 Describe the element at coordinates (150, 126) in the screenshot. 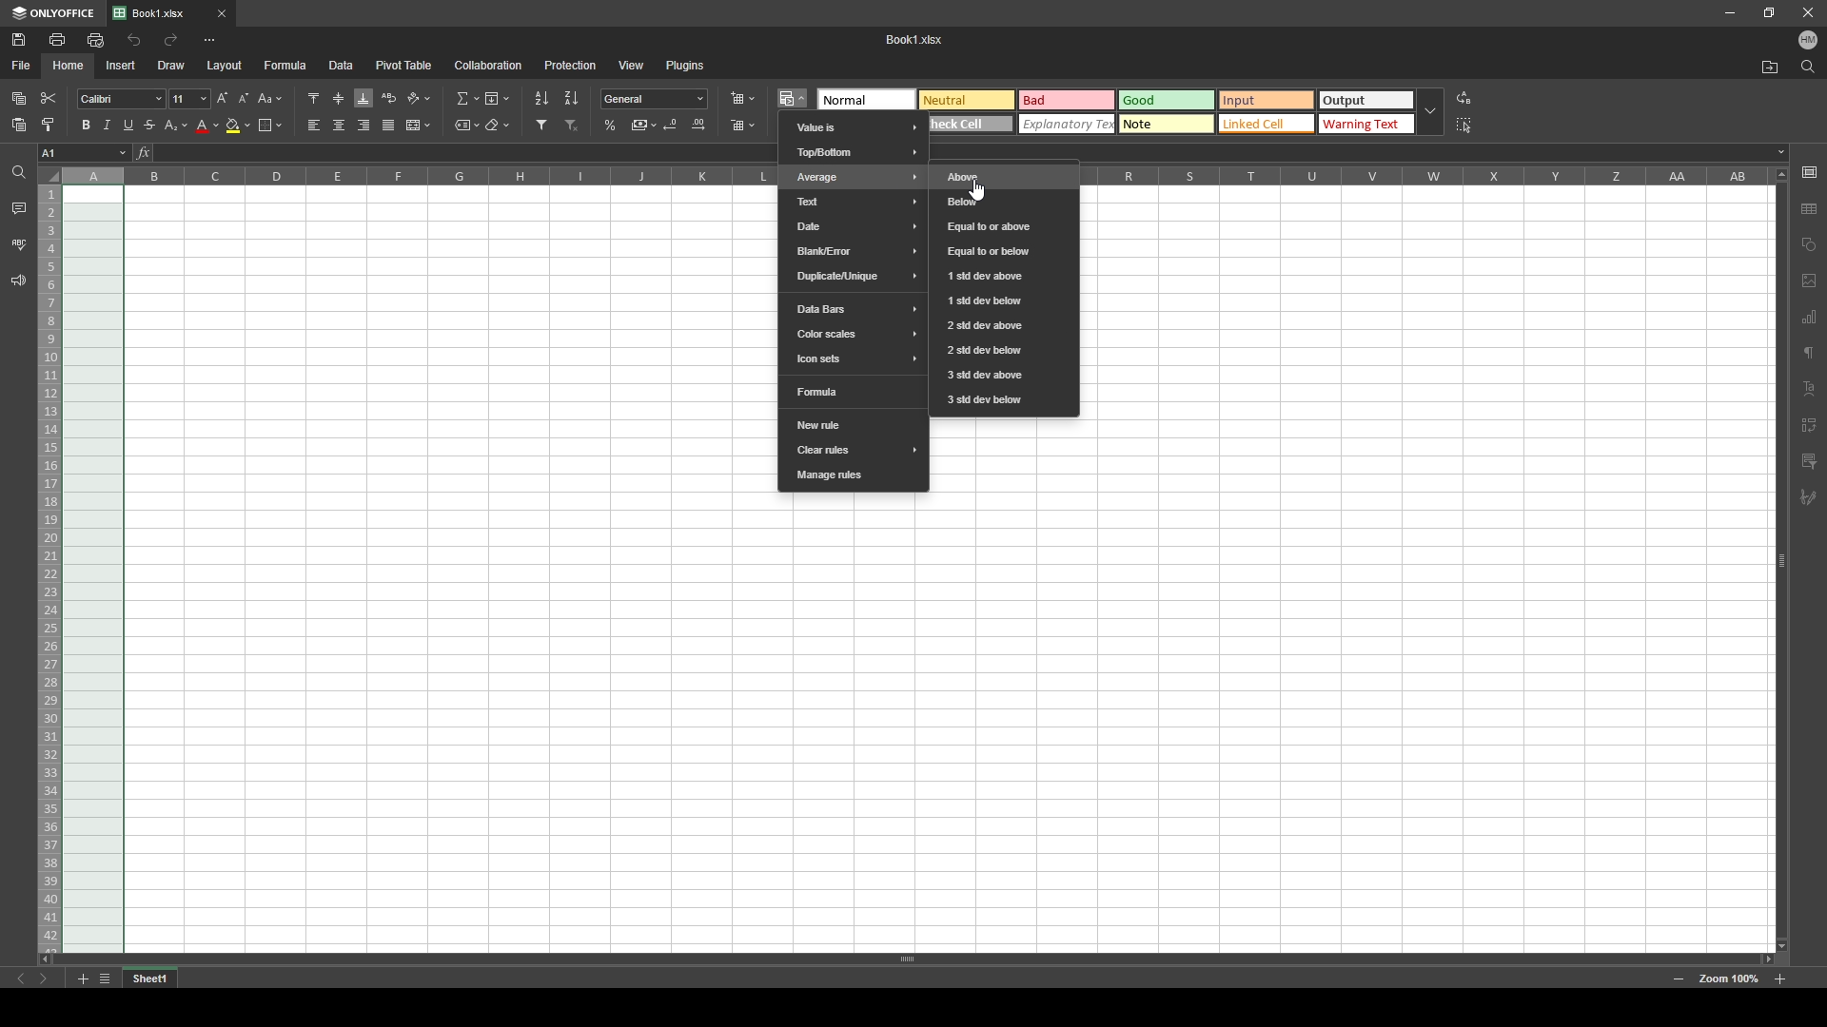

I see `strikethrough` at that location.